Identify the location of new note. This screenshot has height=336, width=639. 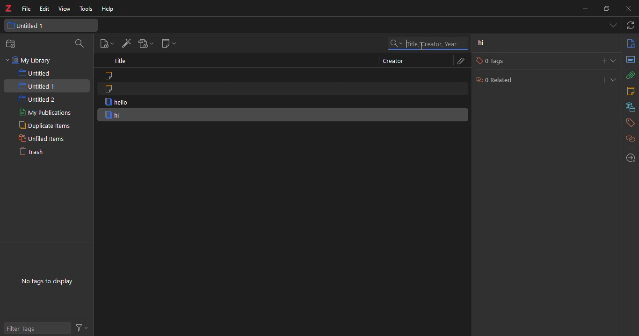
(168, 43).